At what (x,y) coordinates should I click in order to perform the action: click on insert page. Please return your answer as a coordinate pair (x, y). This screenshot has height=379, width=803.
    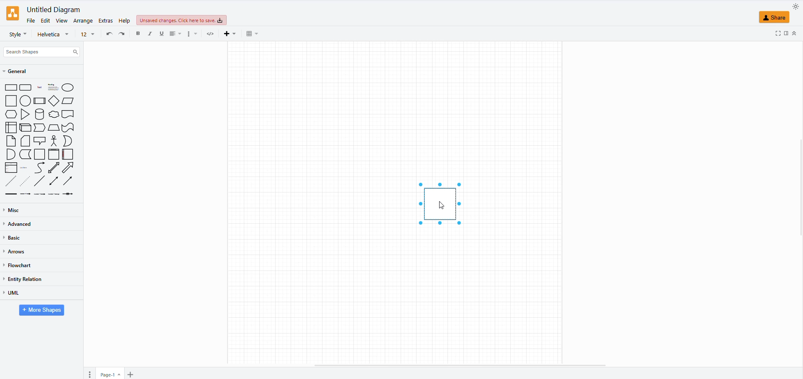
    Looking at the image, I should click on (130, 374).